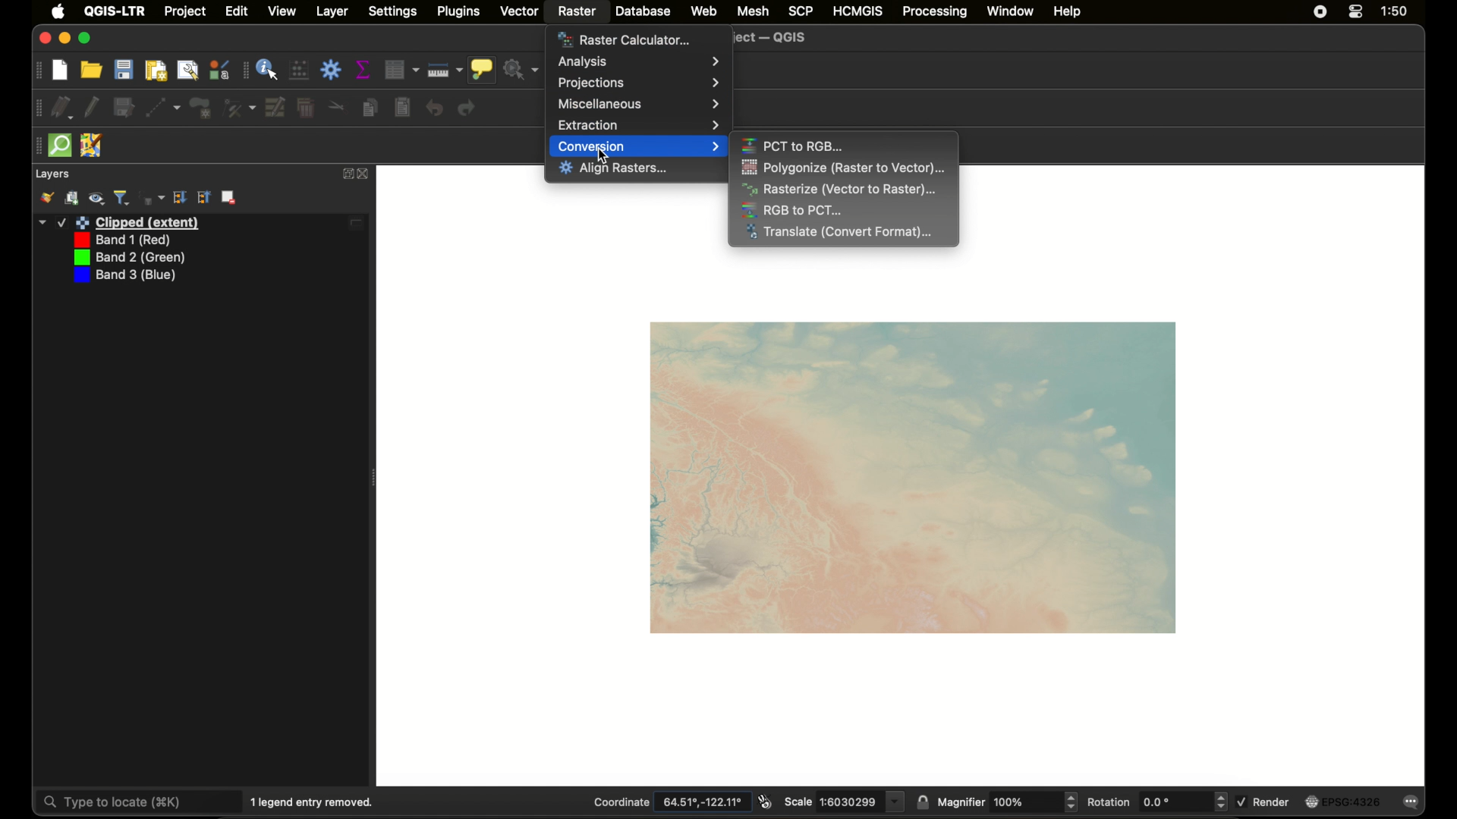  I want to click on messages, so click(1411, 802).